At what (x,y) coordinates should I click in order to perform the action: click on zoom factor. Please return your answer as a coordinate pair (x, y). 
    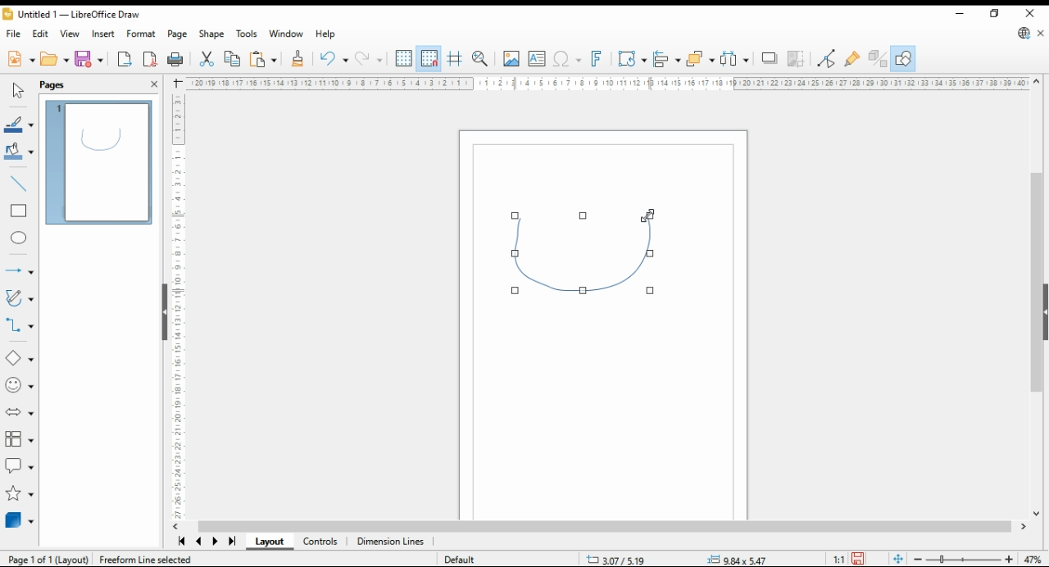
    Looking at the image, I should click on (1034, 559).